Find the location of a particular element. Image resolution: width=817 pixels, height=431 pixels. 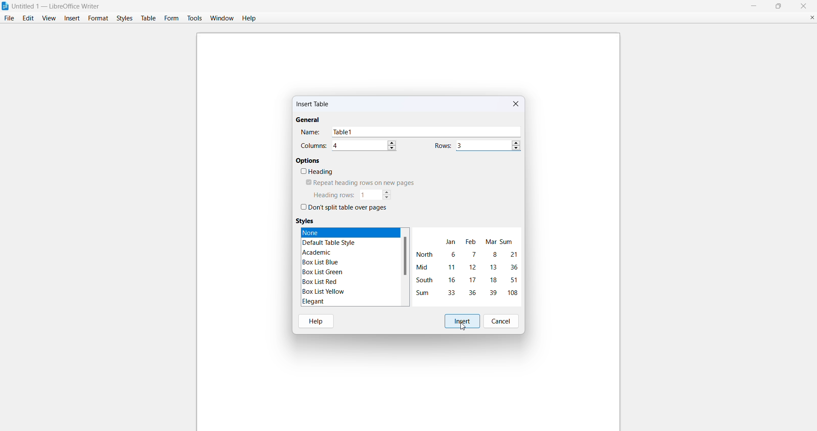

insert is located at coordinates (462, 320).